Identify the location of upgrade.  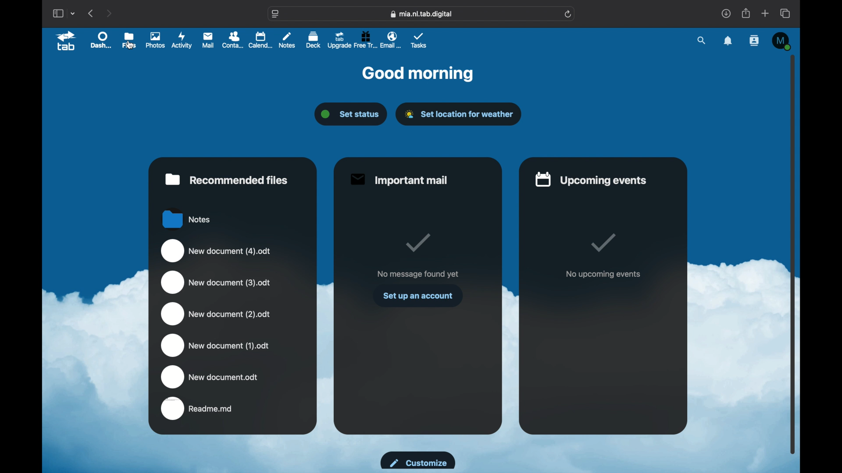
(339, 41).